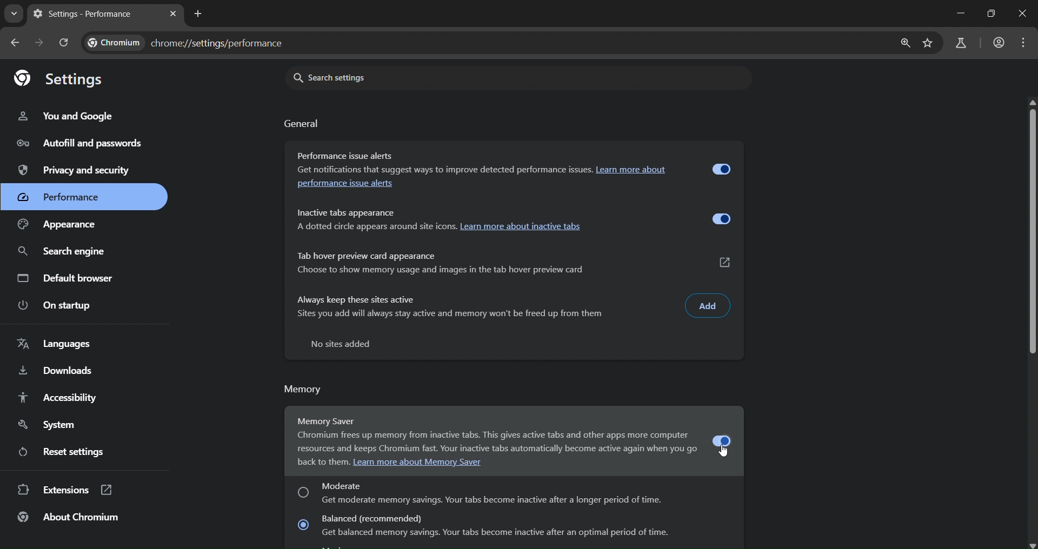 The image size is (1038, 549). Describe the element at coordinates (320, 463) in the screenshot. I see `back to them.` at that location.